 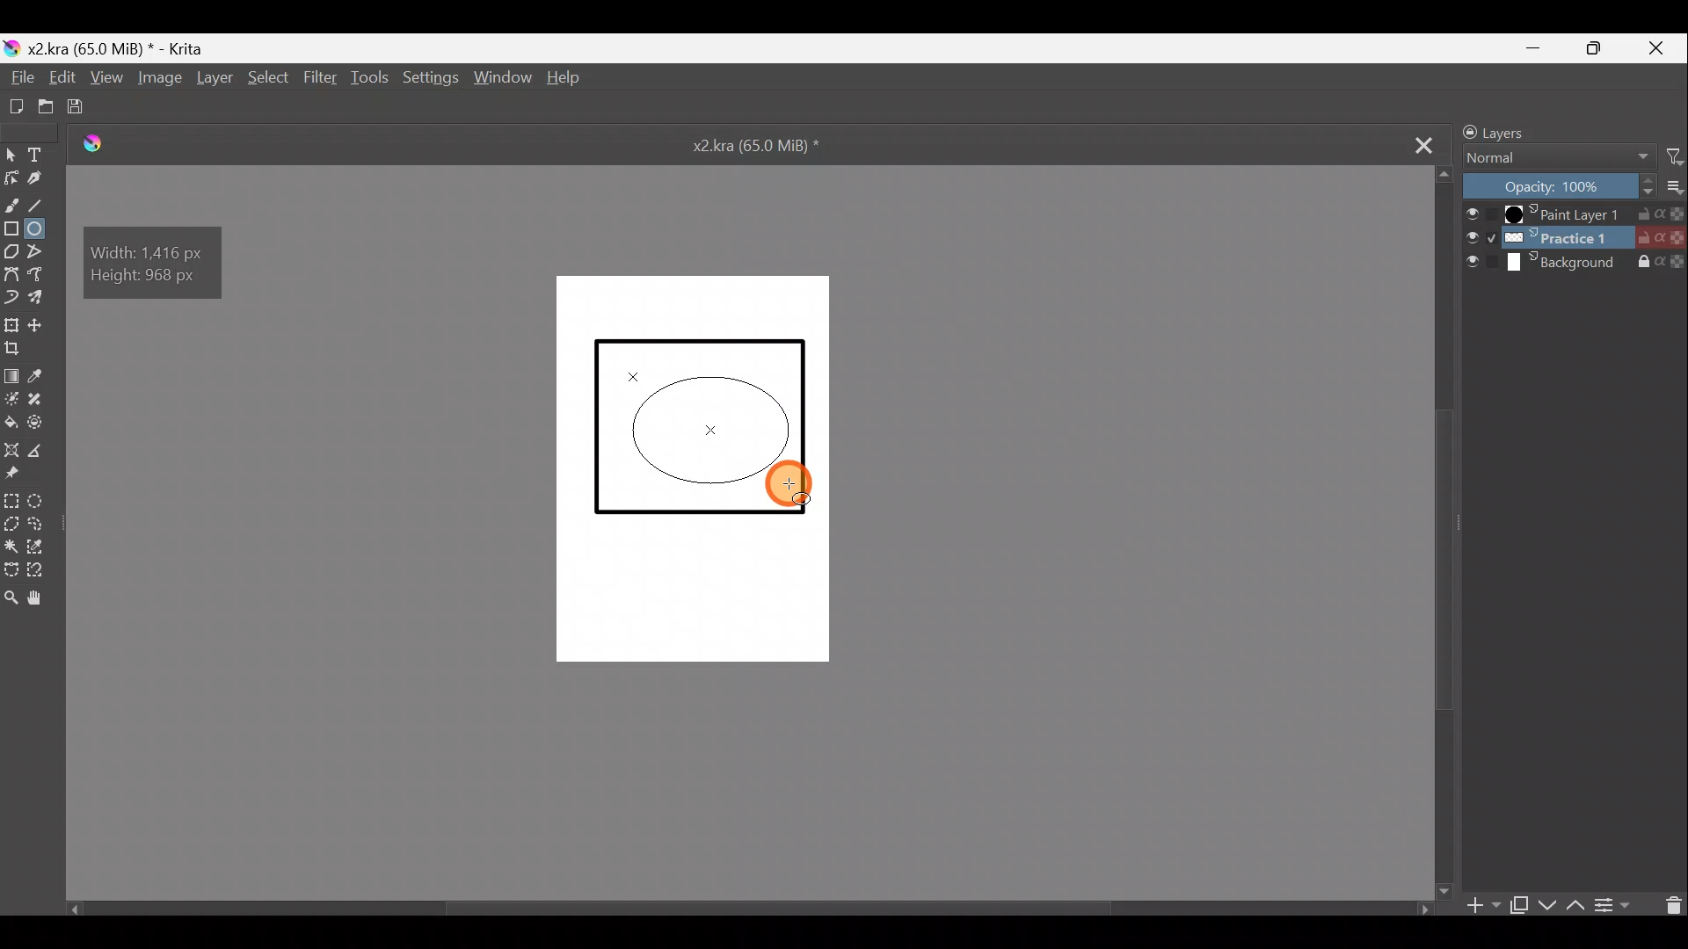 What do you see at coordinates (43, 571) in the screenshot?
I see `Magnetic curve selection tool` at bounding box center [43, 571].